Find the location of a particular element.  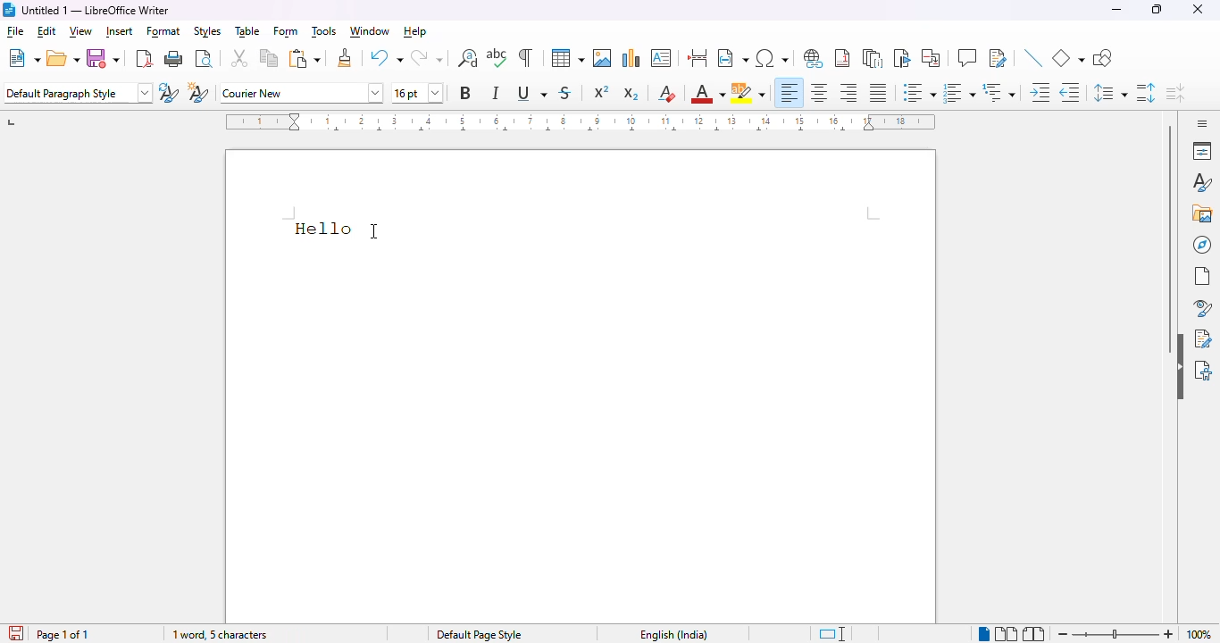

font style is located at coordinates (302, 92).